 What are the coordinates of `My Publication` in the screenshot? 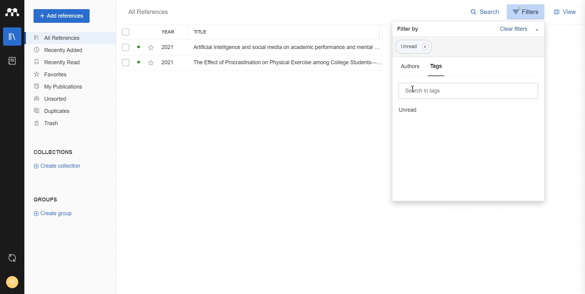 It's located at (69, 86).